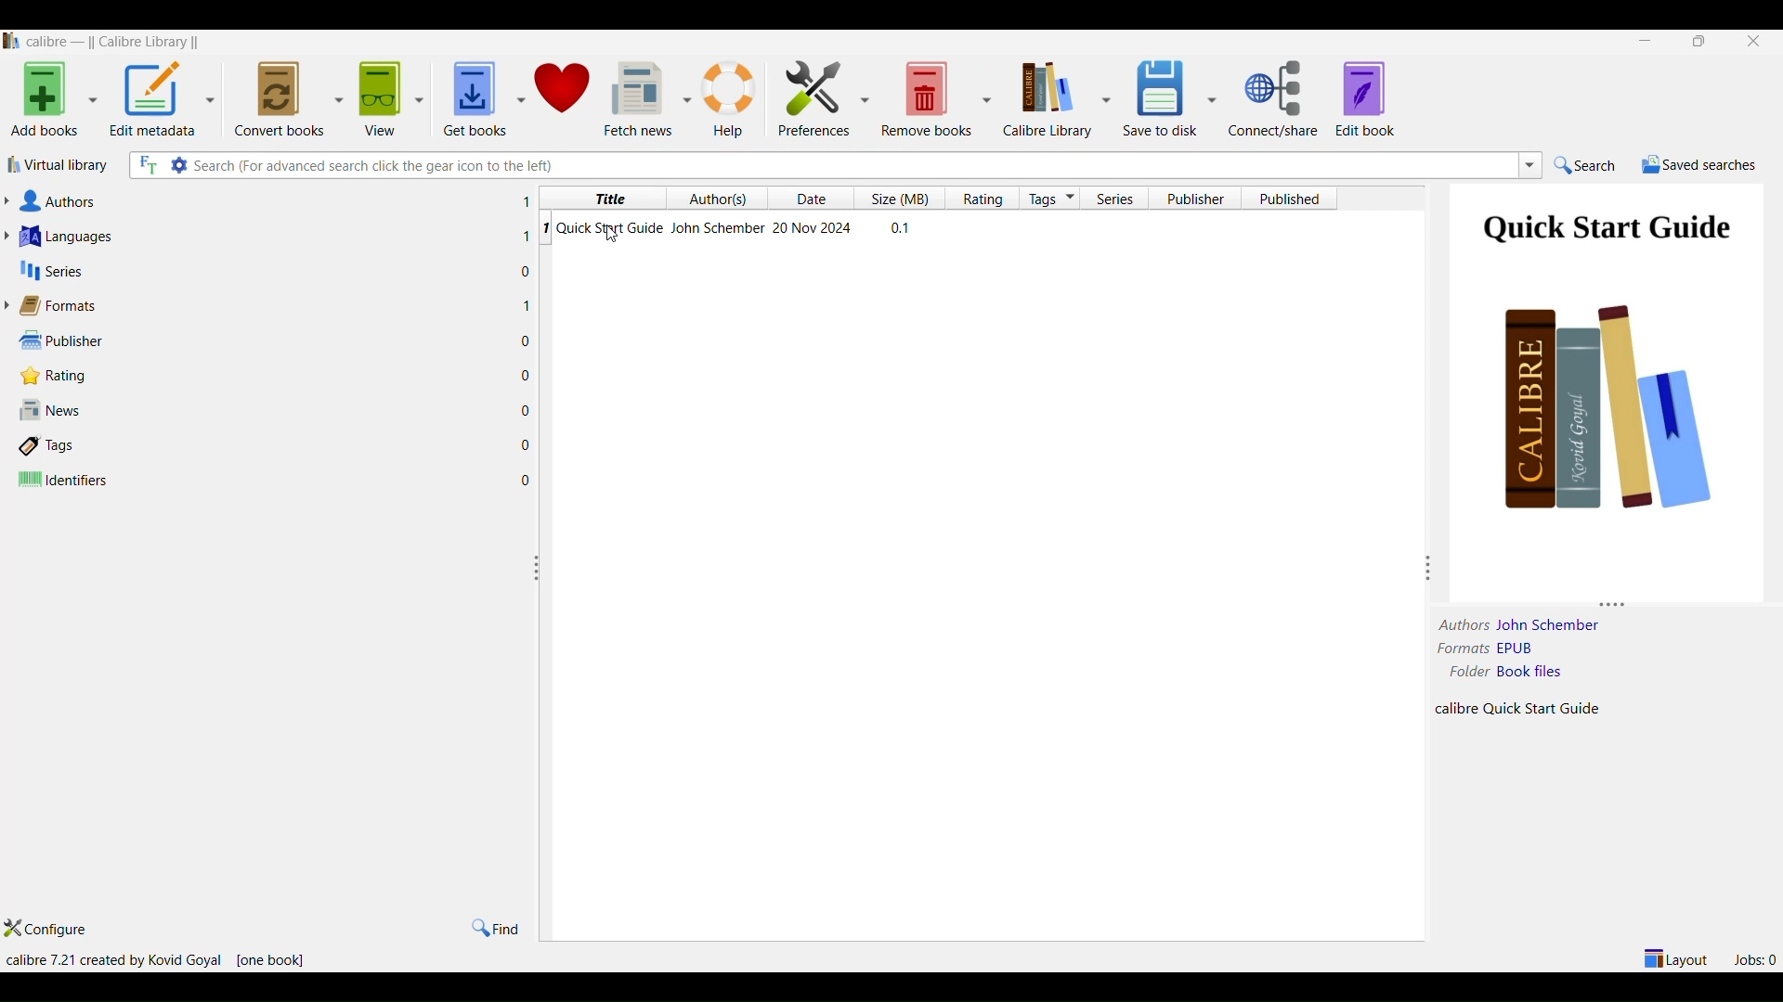 This screenshot has height=1002, width=1783. Describe the element at coordinates (64, 164) in the screenshot. I see `virtual library` at that location.